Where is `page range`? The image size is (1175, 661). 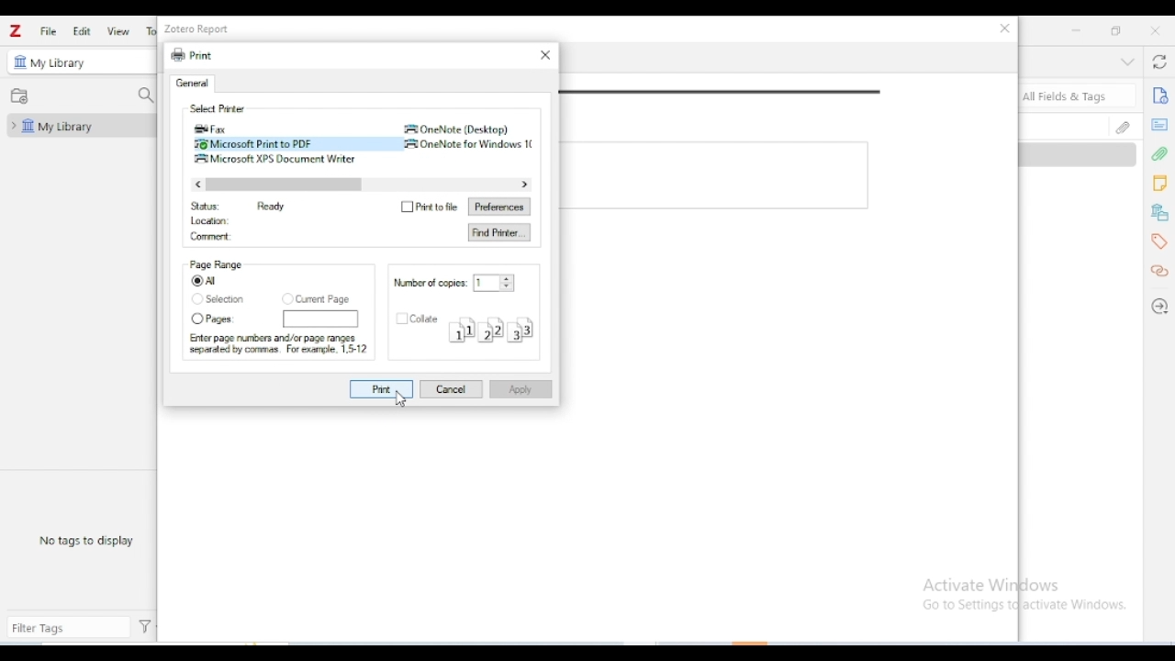 page range is located at coordinates (215, 265).